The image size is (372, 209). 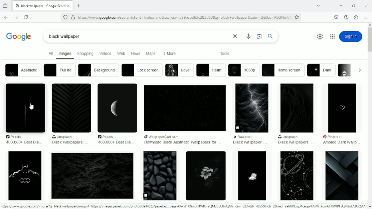 What do you see at coordinates (68, 143) in the screenshot?
I see `black wallpapers` at bounding box center [68, 143].